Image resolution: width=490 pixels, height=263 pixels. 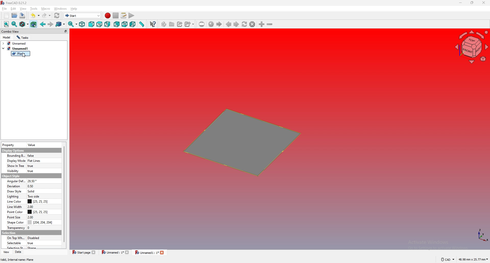 I want to click on true, so click(x=33, y=165).